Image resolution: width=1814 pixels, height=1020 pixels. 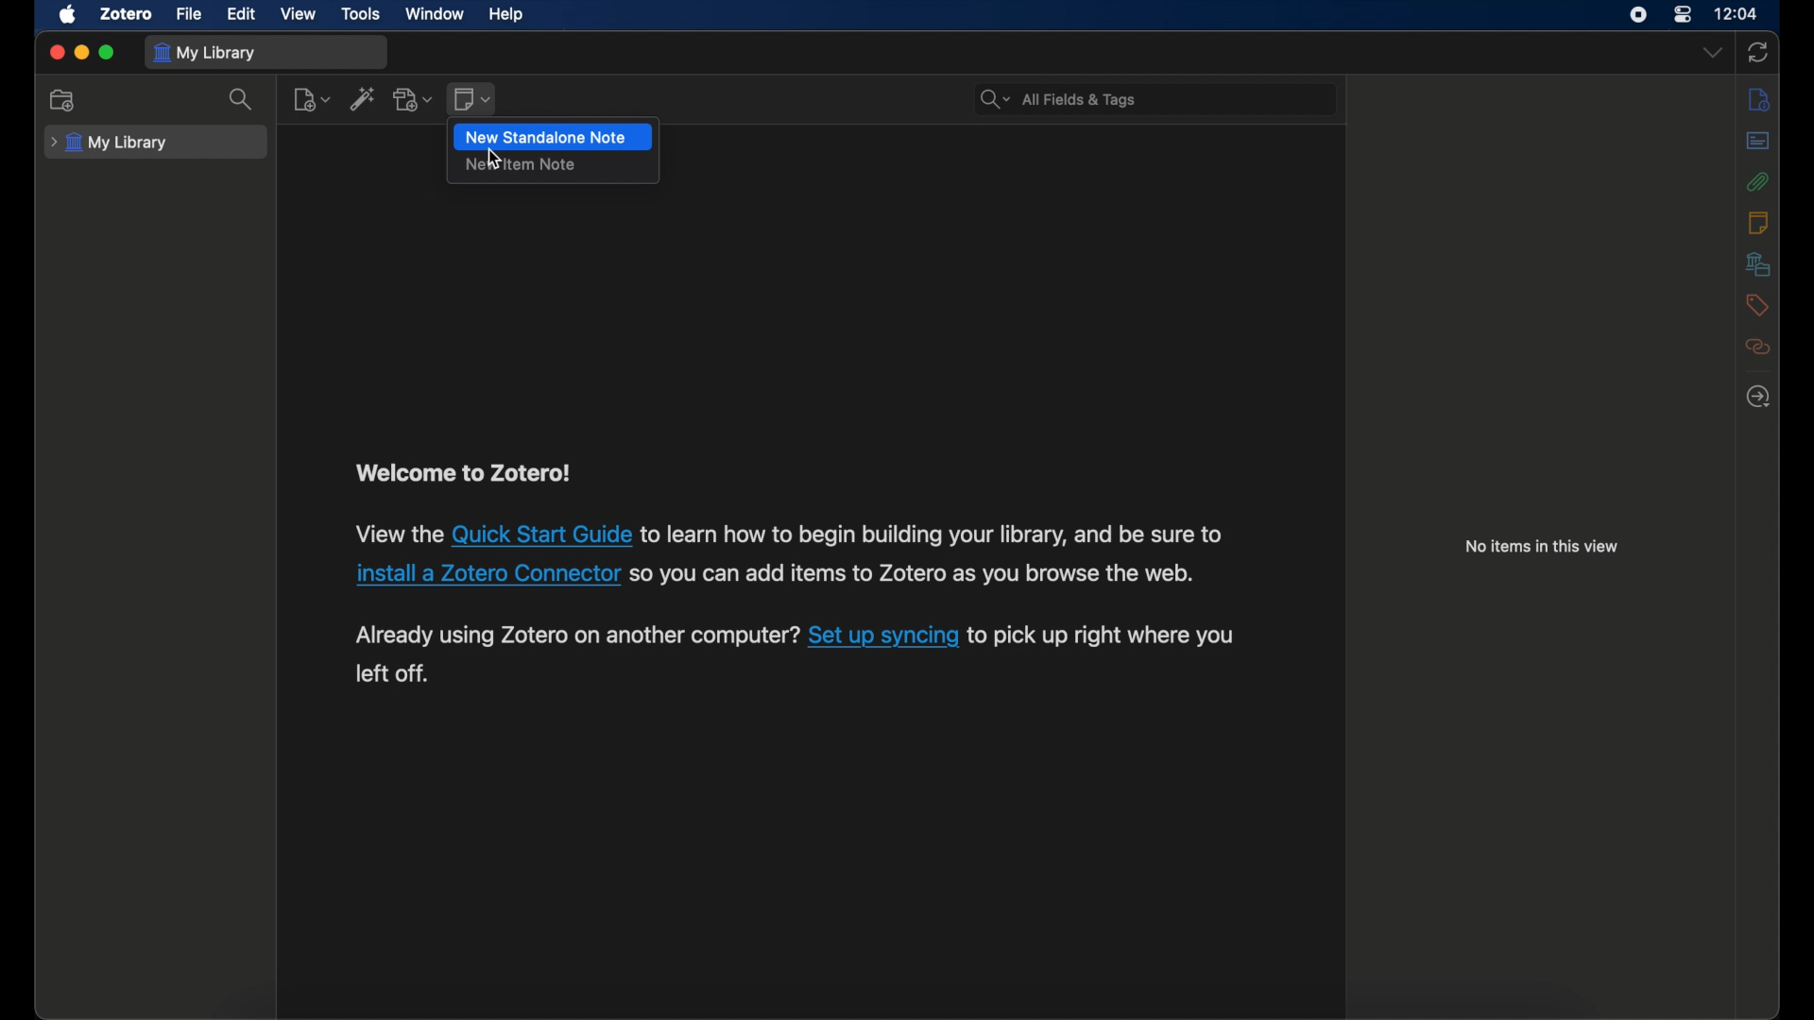 What do you see at coordinates (522, 165) in the screenshot?
I see `new item note` at bounding box center [522, 165].